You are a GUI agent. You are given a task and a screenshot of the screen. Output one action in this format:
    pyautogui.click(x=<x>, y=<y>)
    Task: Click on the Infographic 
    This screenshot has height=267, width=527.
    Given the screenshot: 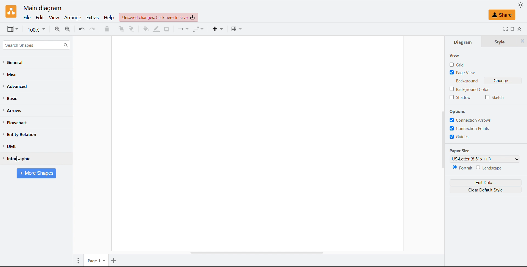 What is the action you would take?
    pyautogui.click(x=16, y=158)
    